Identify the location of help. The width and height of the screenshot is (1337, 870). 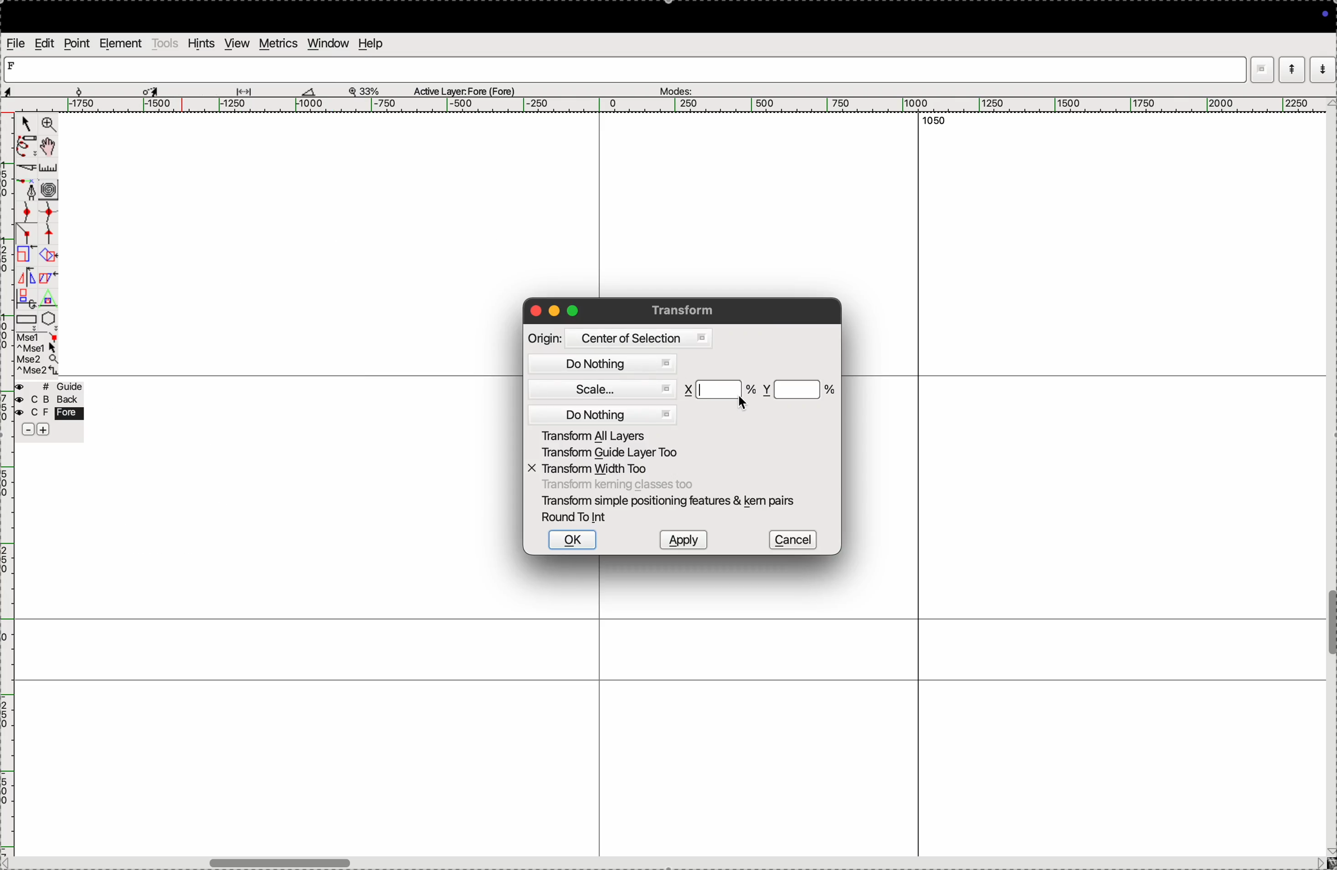
(370, 43).